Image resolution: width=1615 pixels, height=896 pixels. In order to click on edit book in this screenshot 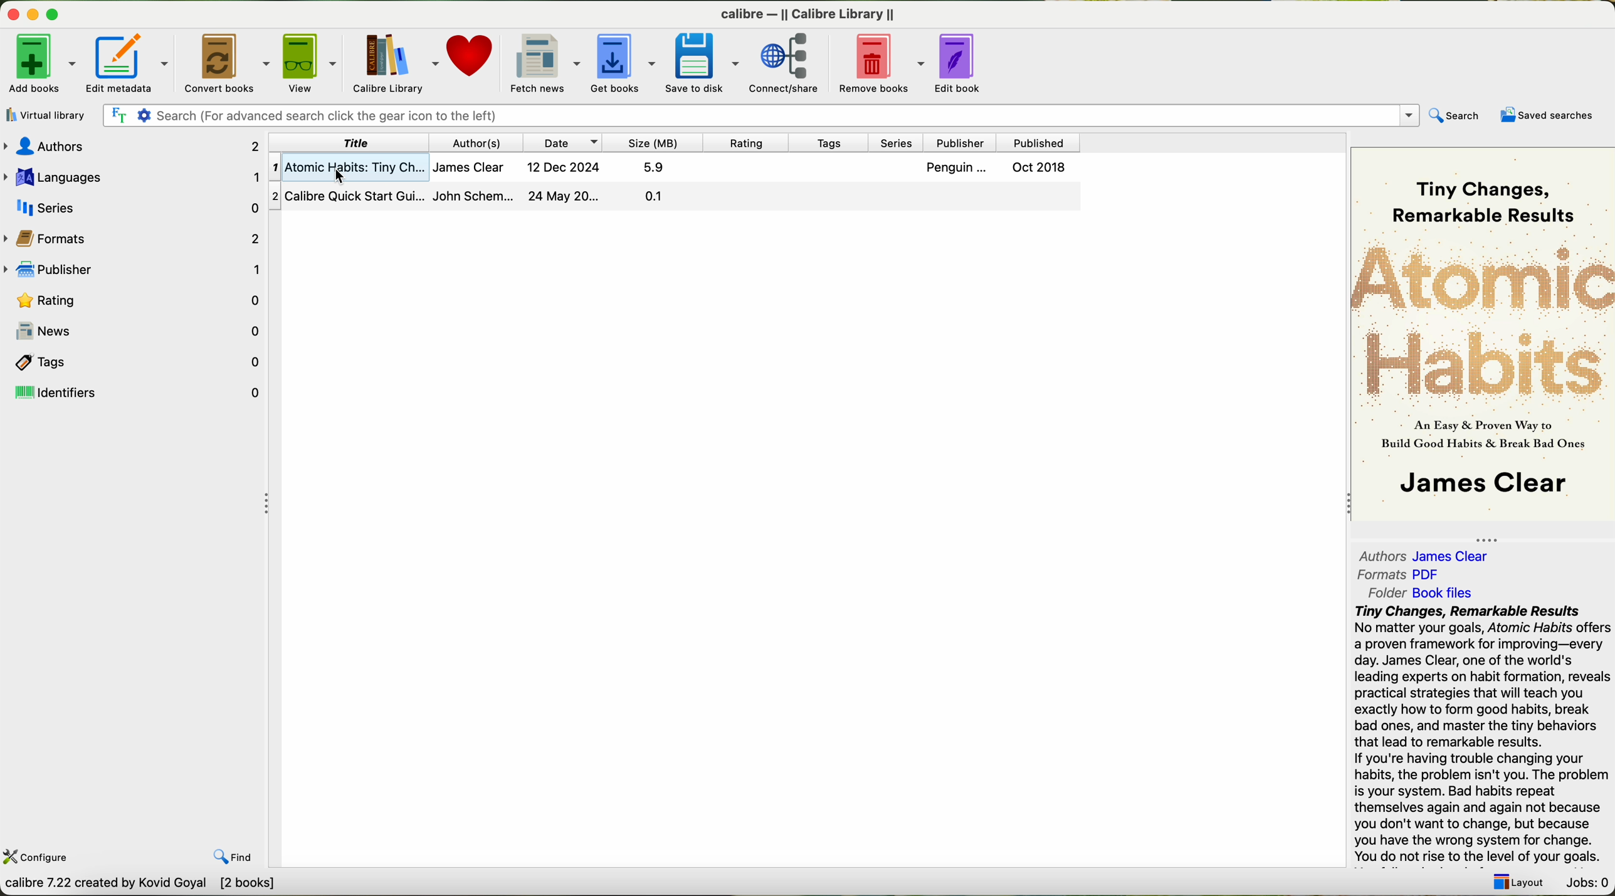, I will do `click(963, 63)`.